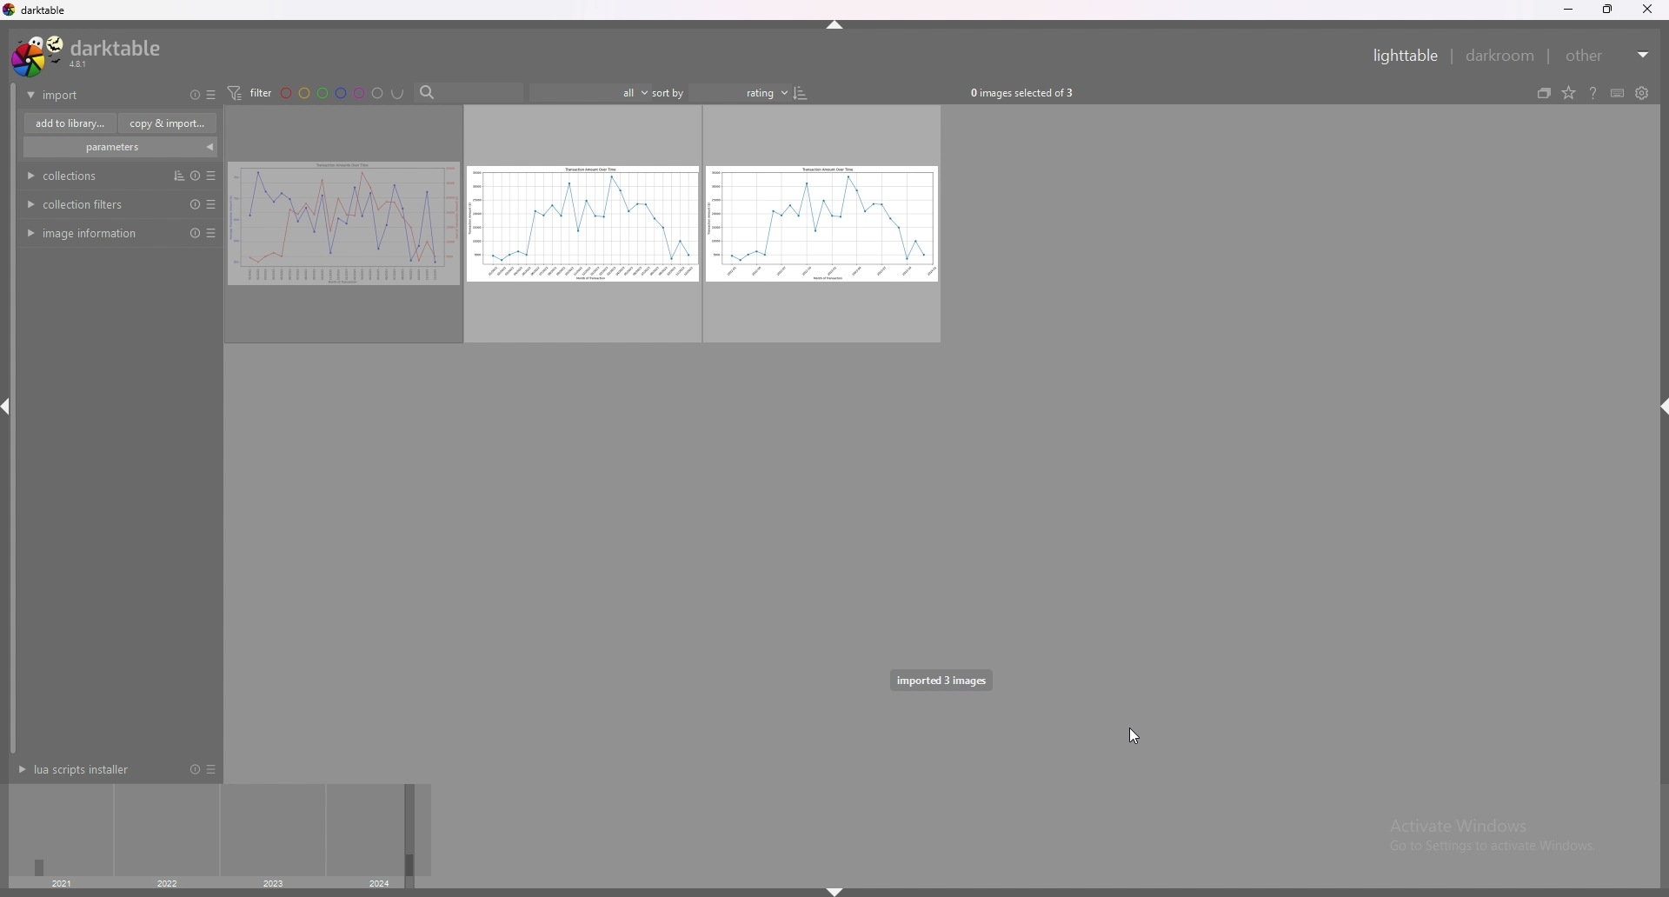 The width and height of the screenshot is (1669, 897). I want to click on shift+ctlr+r, so click(1659, 406).